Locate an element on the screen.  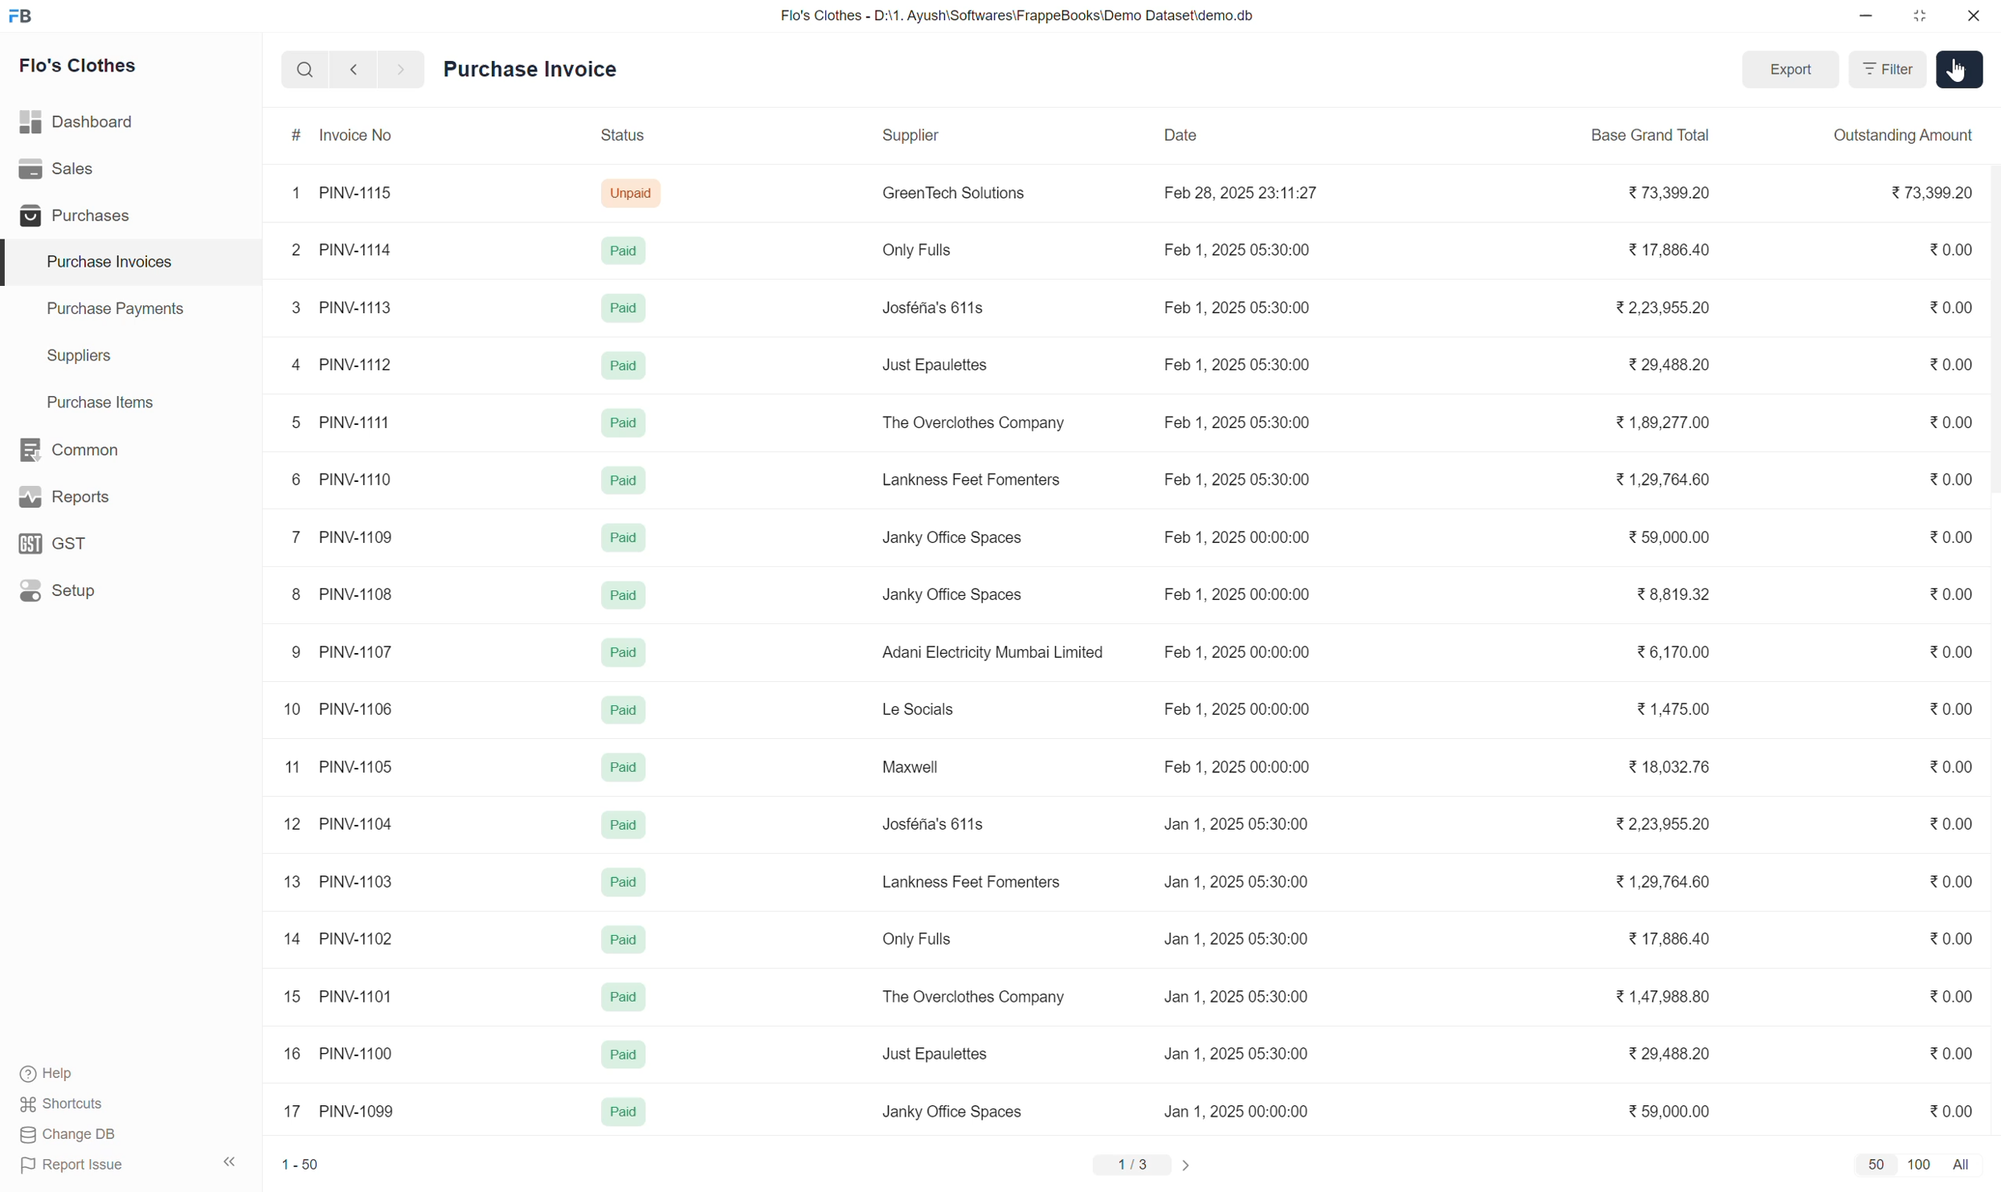
2,23,955.20 is located at coordinates (1678, 825).